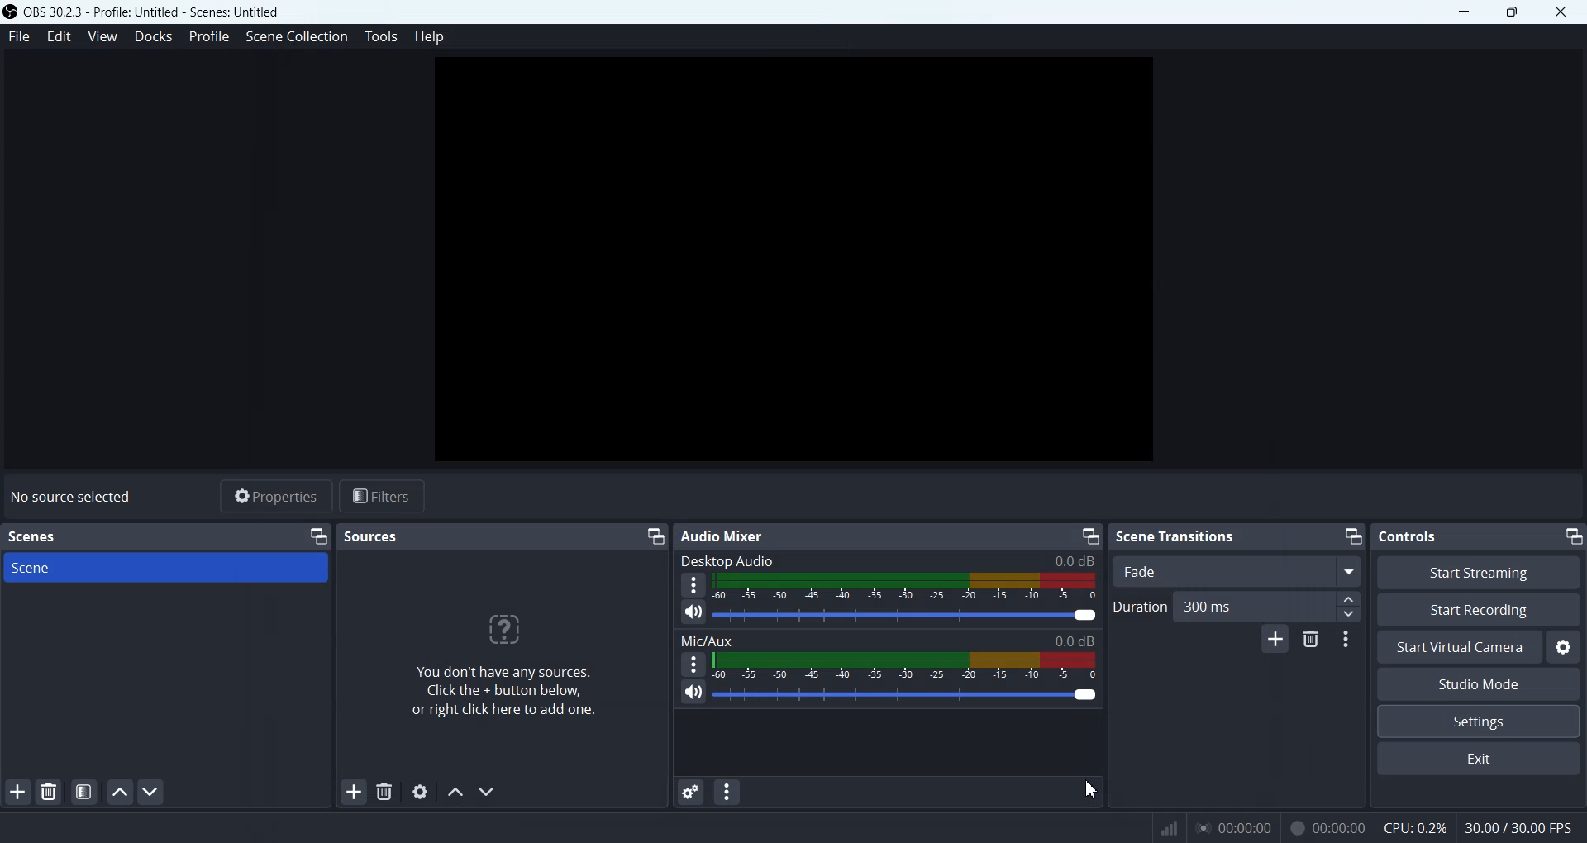 This screenshot has width=1587, height=843. What do you see at coordinates (1088, 536) in the screenshot?
I see `Minimize` at bounding box center [1088, 536].